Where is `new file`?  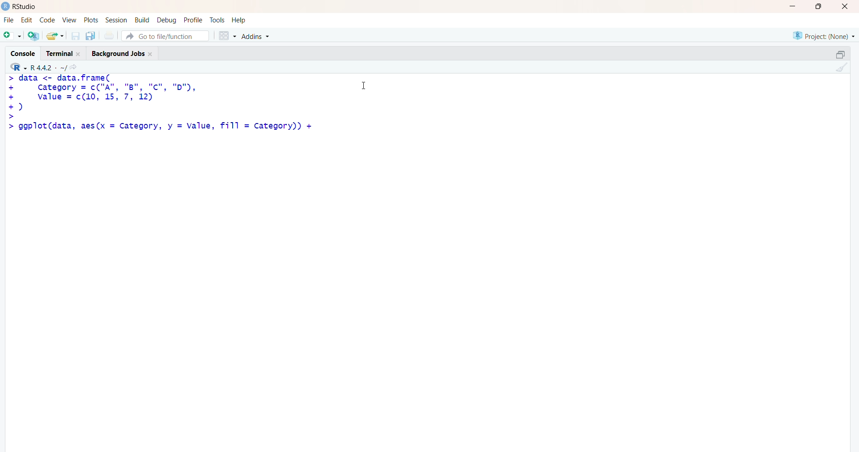 new file is located at coordinates (12, 34).